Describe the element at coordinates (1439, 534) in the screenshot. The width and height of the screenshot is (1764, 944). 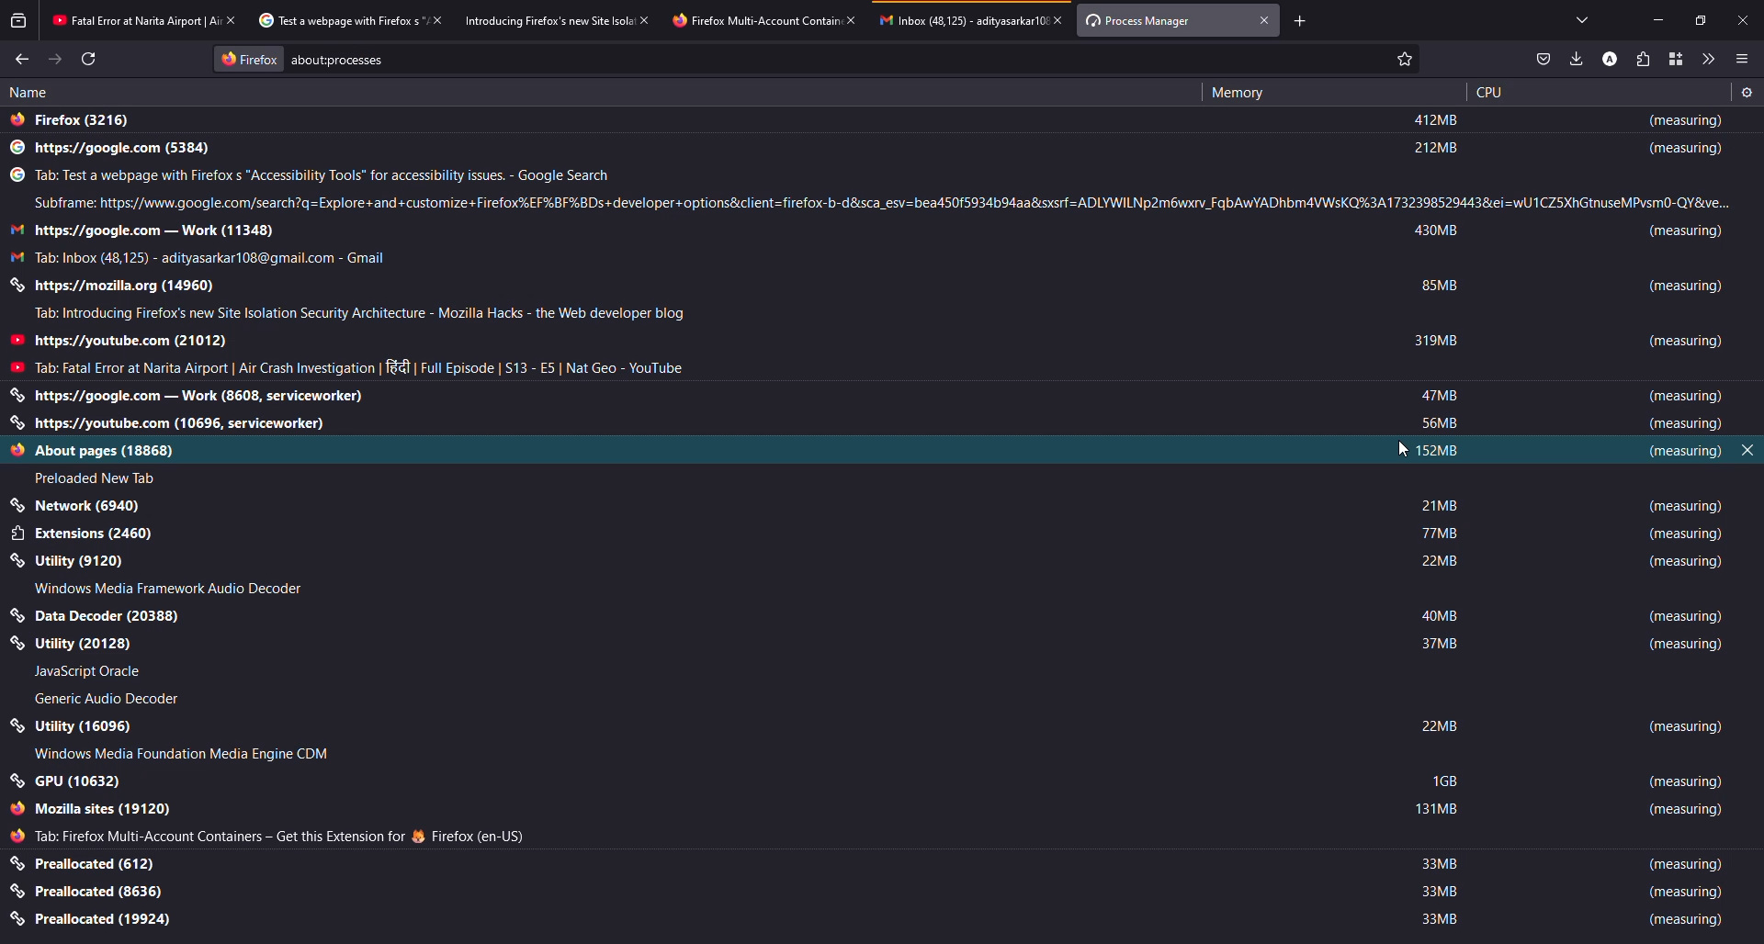
I see `77 mb` at that location.